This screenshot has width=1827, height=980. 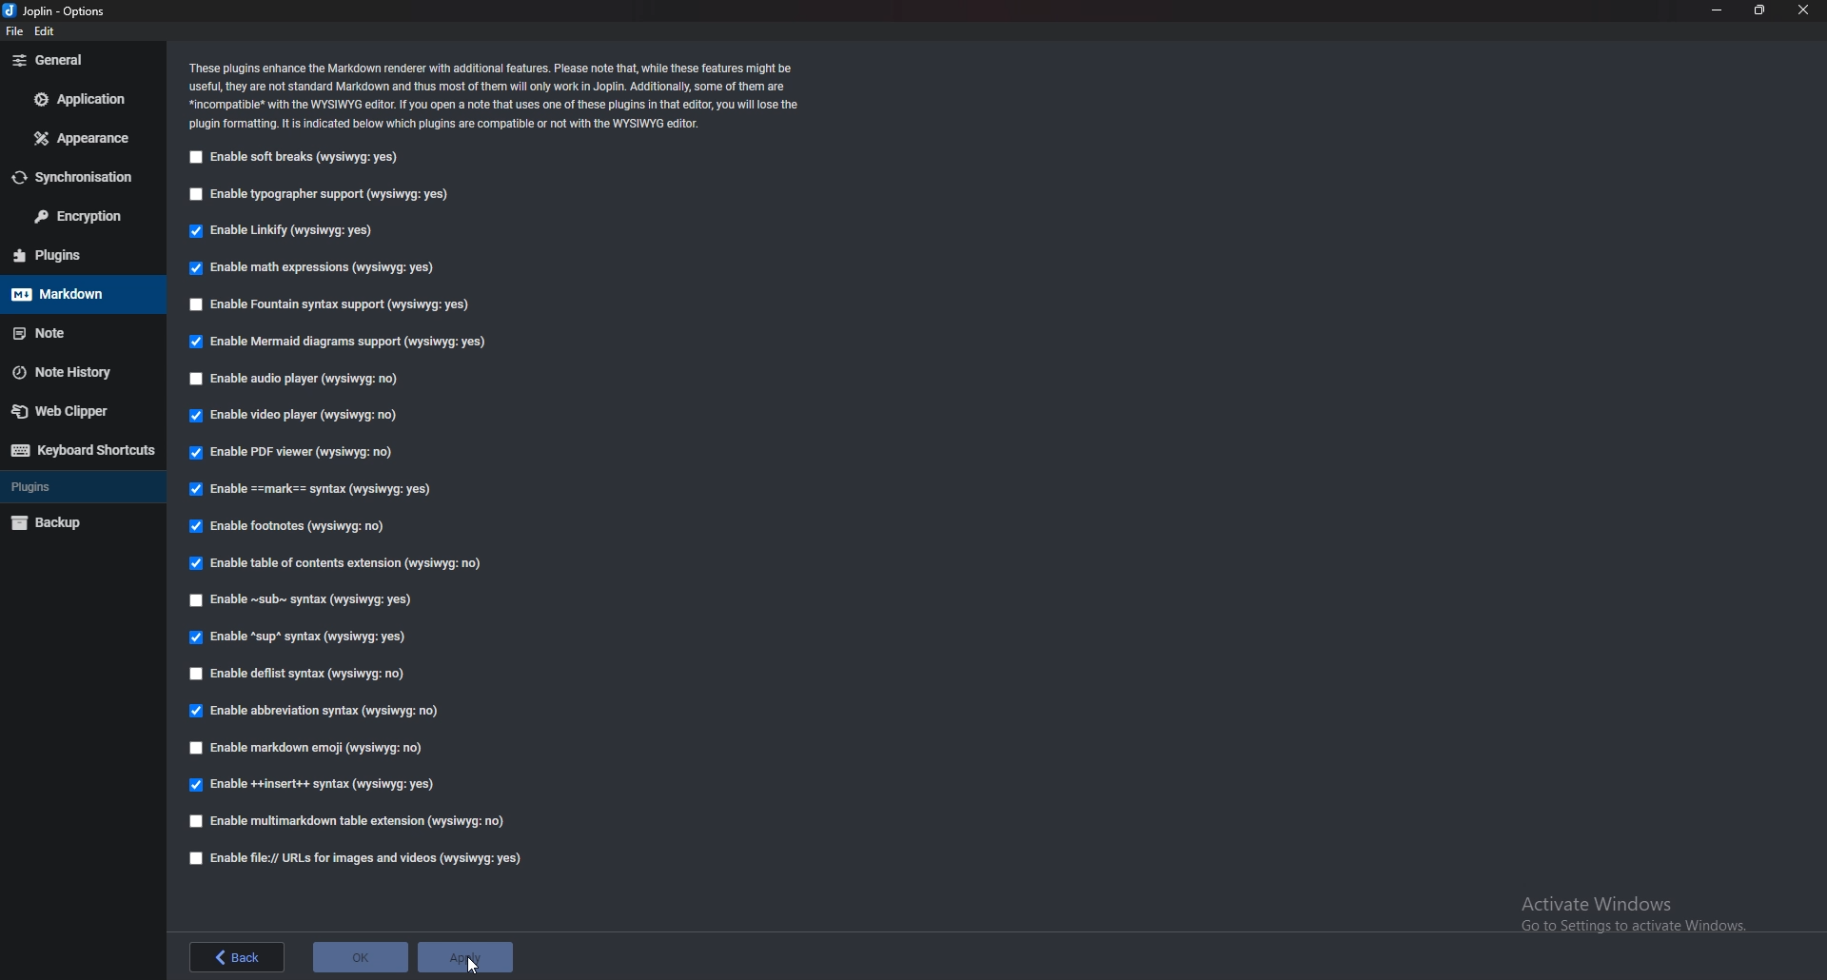 I want to click on Enable P D F viewer, so click(x=298, y=455).